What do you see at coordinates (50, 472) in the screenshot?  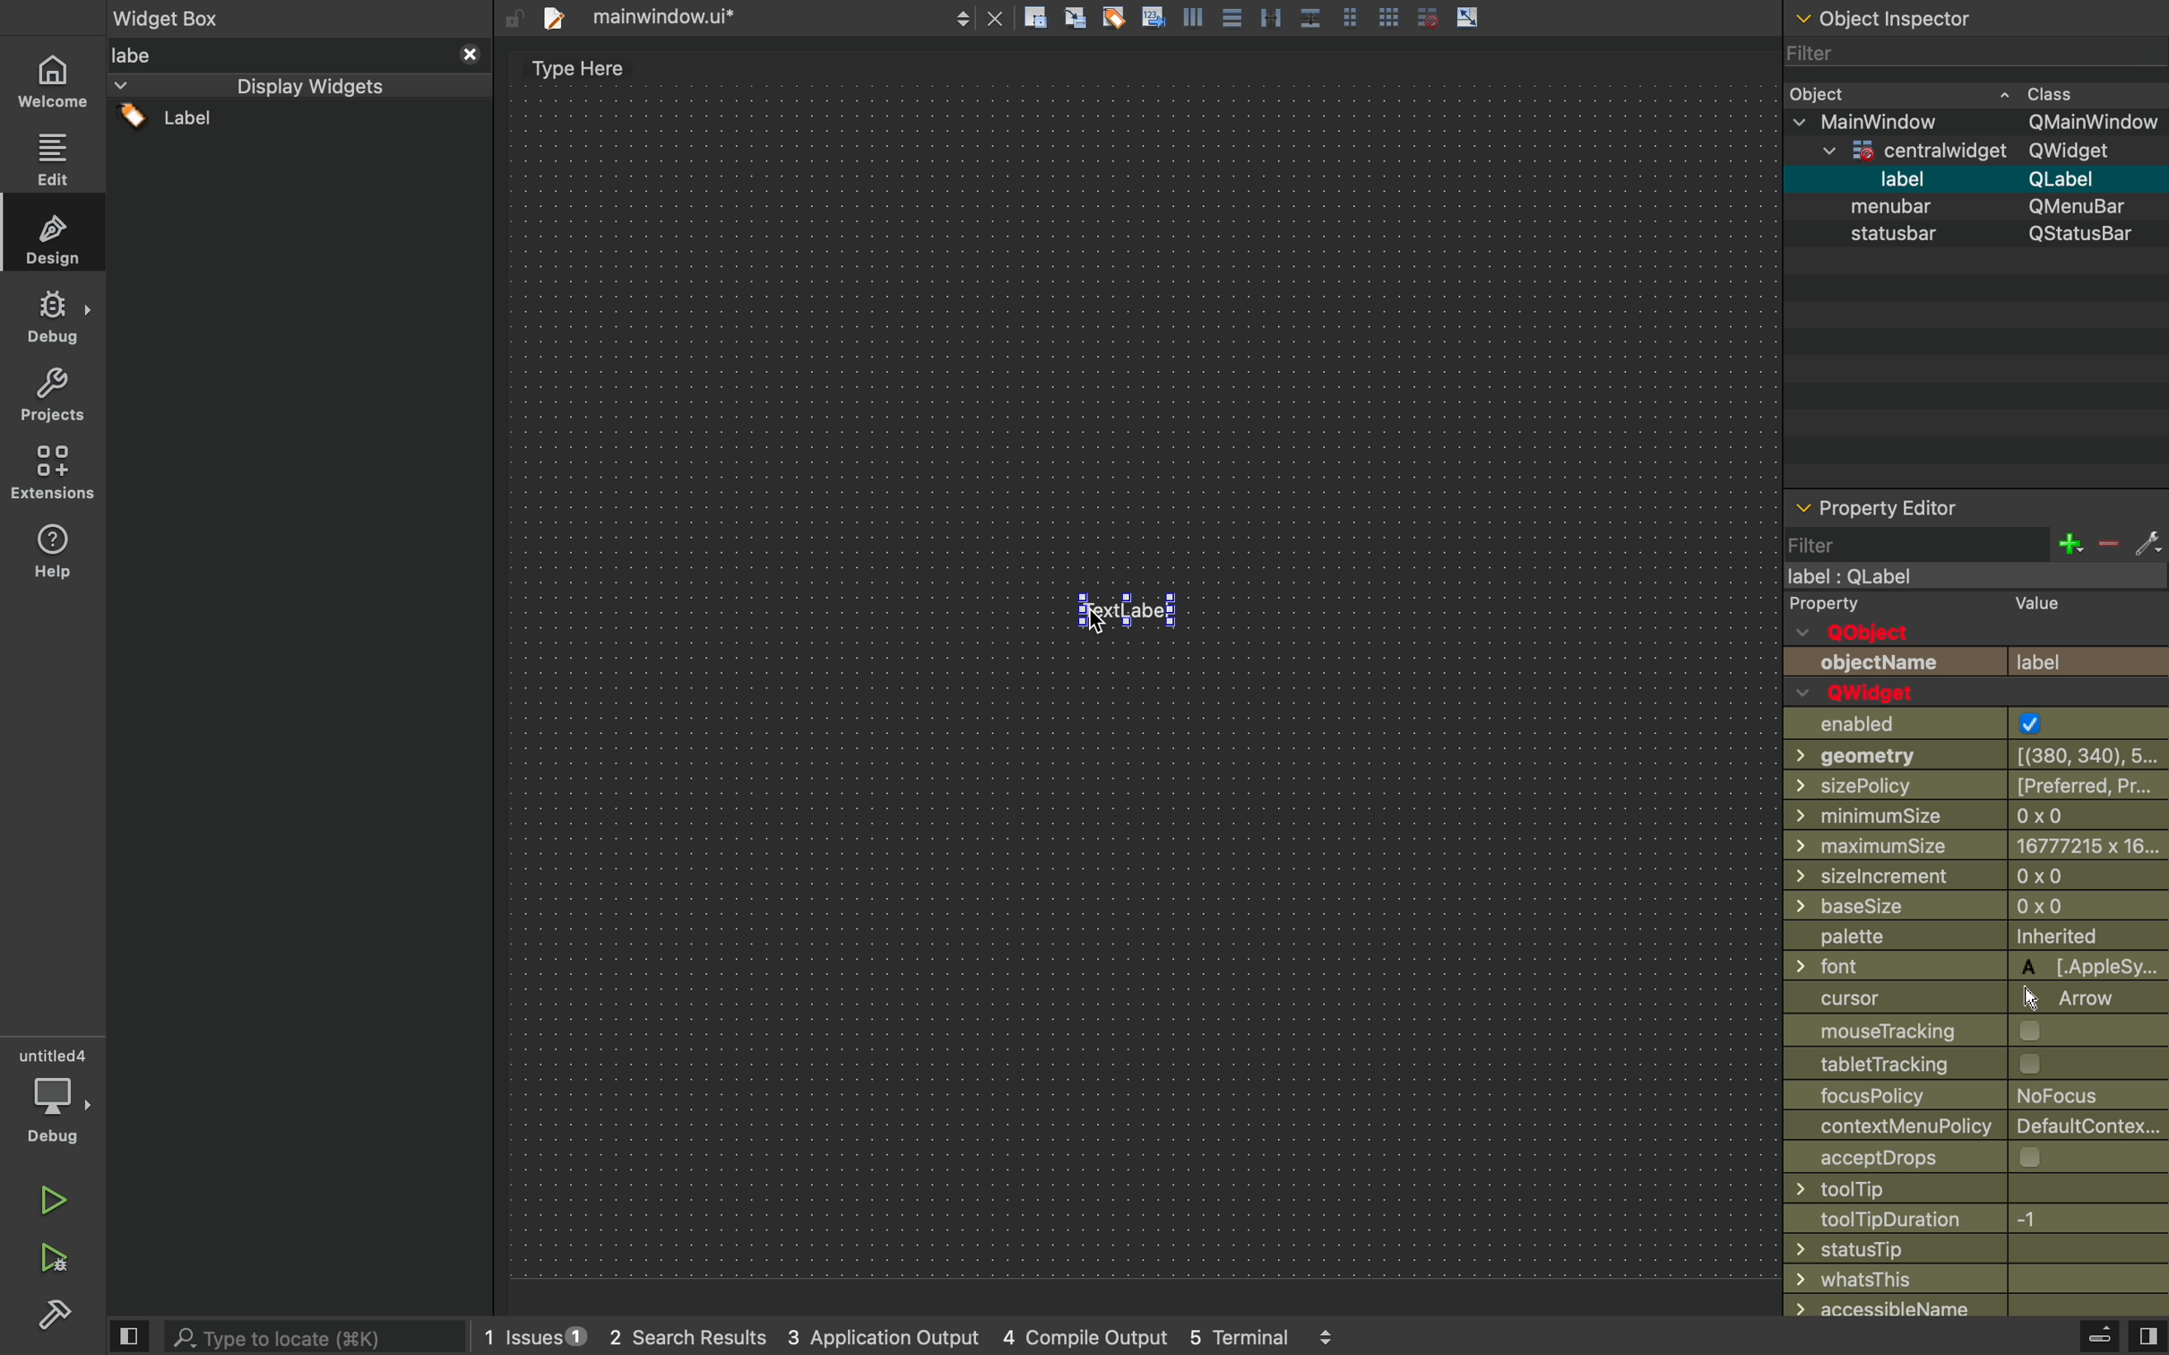 I see `environmnt` at bounding box center [50, 472].